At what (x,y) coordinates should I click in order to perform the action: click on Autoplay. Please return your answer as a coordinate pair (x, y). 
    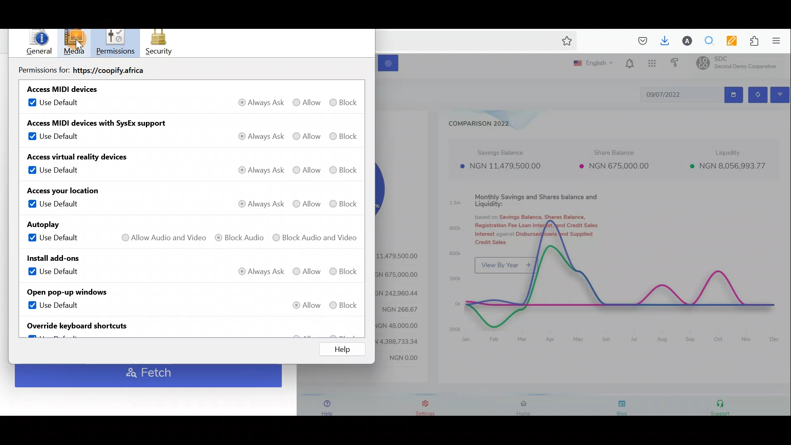
    Looking at the image, I should click on (50, 223).